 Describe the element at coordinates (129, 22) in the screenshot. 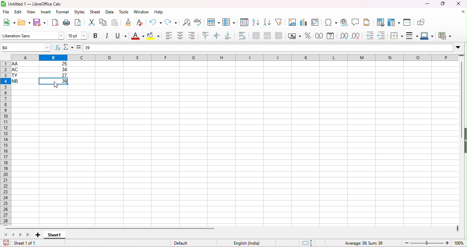

I see `clone` at that location.